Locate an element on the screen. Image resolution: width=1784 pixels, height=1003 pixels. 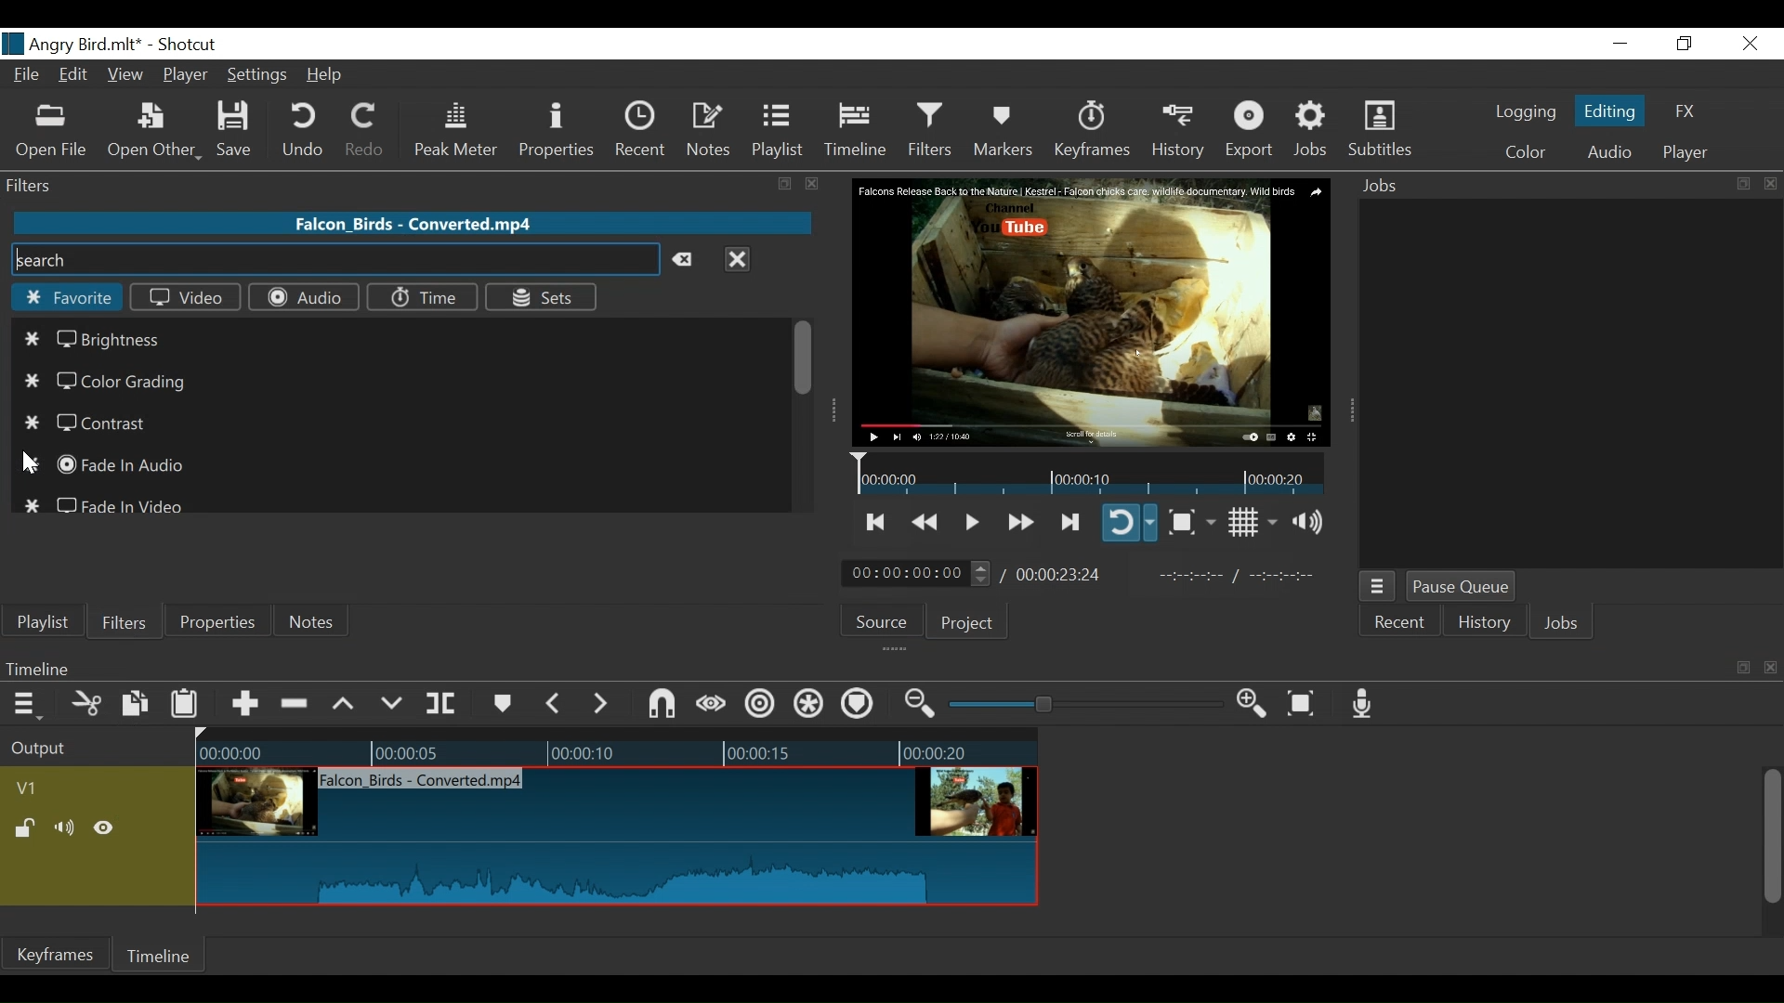
close is located at coordinates (1771, 184).